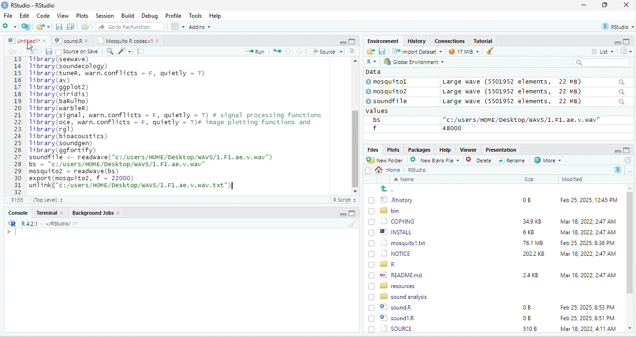  I want to click on ” Go to file/function, so click(130, 28).